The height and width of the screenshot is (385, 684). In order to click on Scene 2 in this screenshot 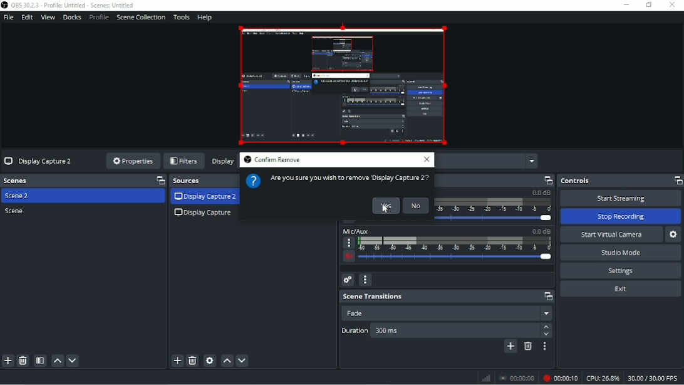, I will do `click(19, 196)`.